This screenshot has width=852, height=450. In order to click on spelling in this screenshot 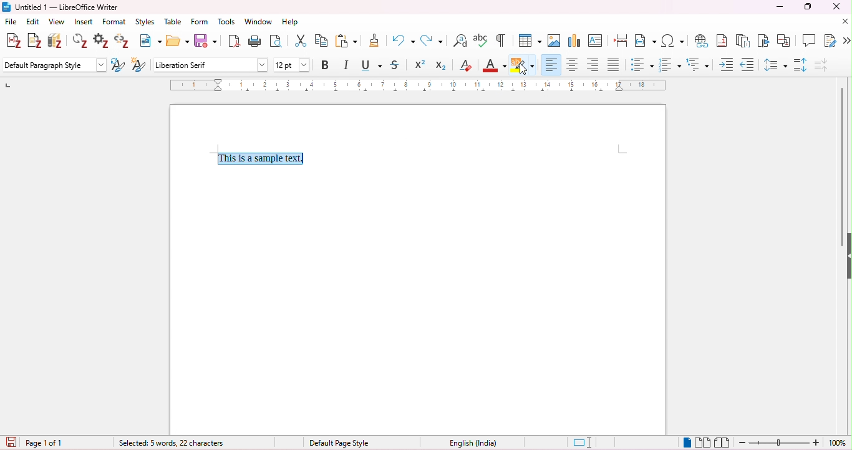, I will do `click(482, 39)`.